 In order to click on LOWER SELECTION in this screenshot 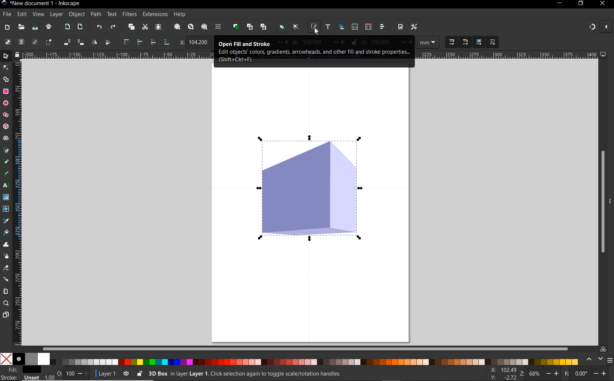, I will do `click(152, 42)`.